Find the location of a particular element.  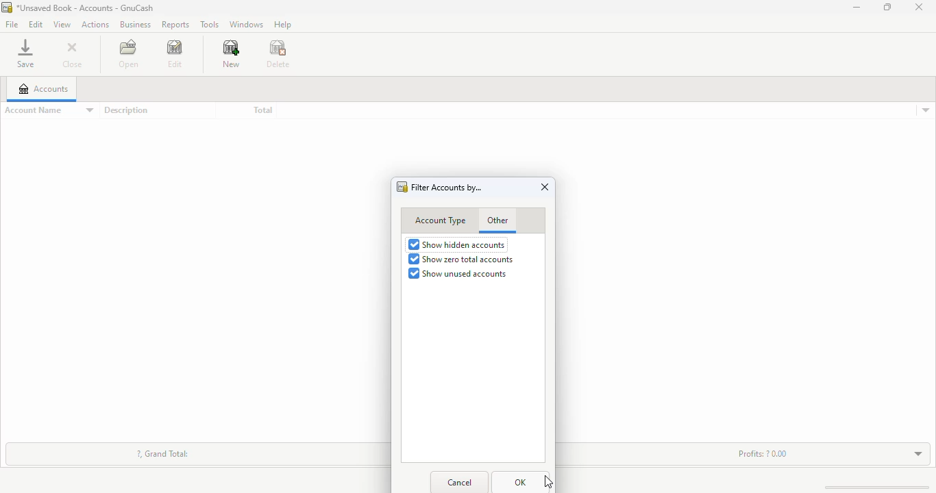

reports is located at coordinates (175, 25).